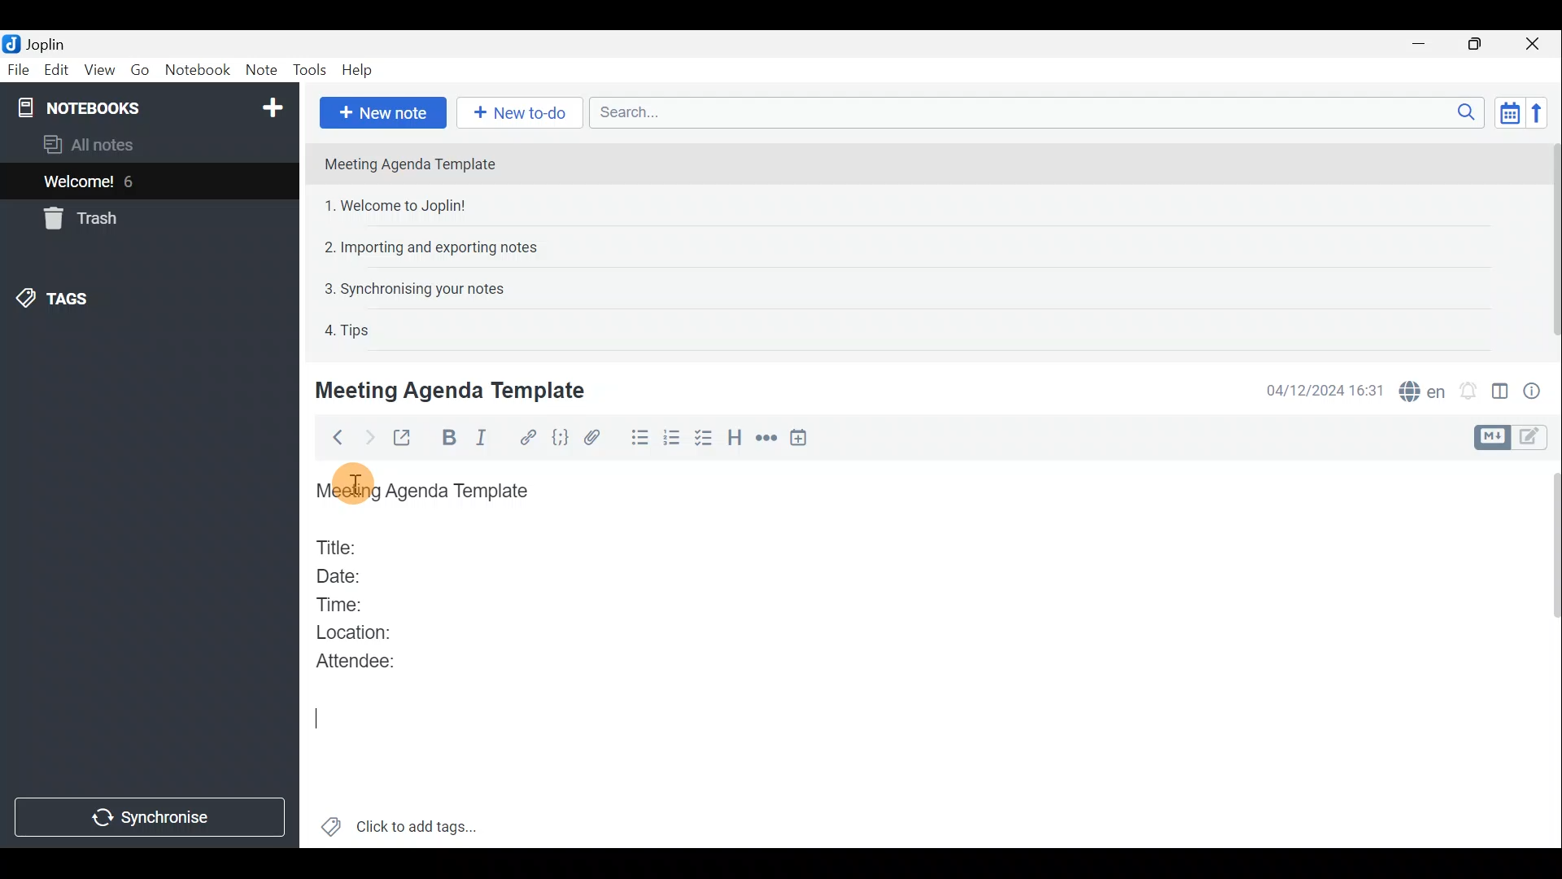  Describe the element at coordinates (307, 68) in the screenshot. I see `Tools` at that location.